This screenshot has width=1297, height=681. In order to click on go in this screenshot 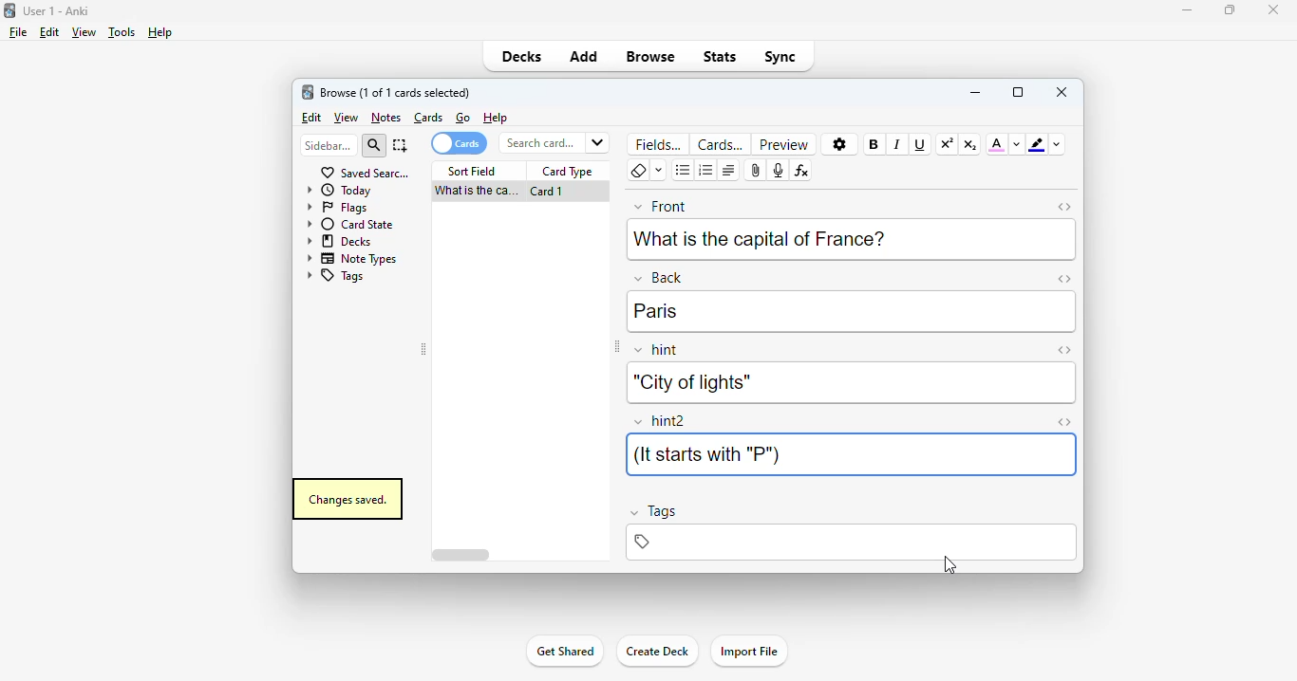, I will do `click(463, 118)`.